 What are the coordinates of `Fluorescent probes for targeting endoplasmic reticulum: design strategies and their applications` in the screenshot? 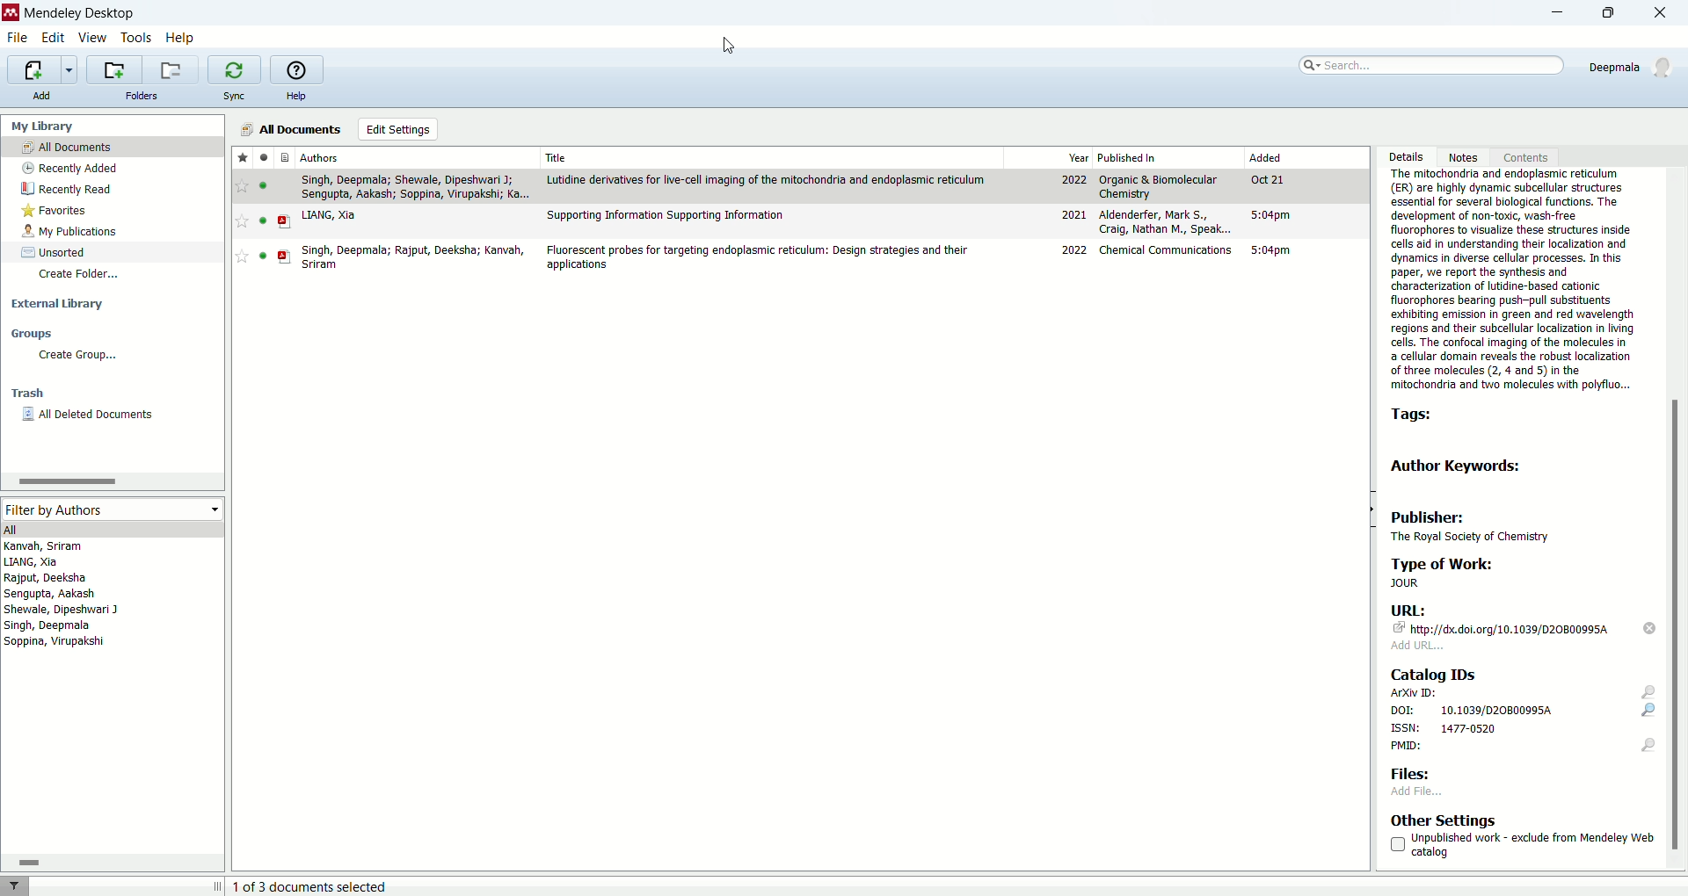 It's located at (756, 257).